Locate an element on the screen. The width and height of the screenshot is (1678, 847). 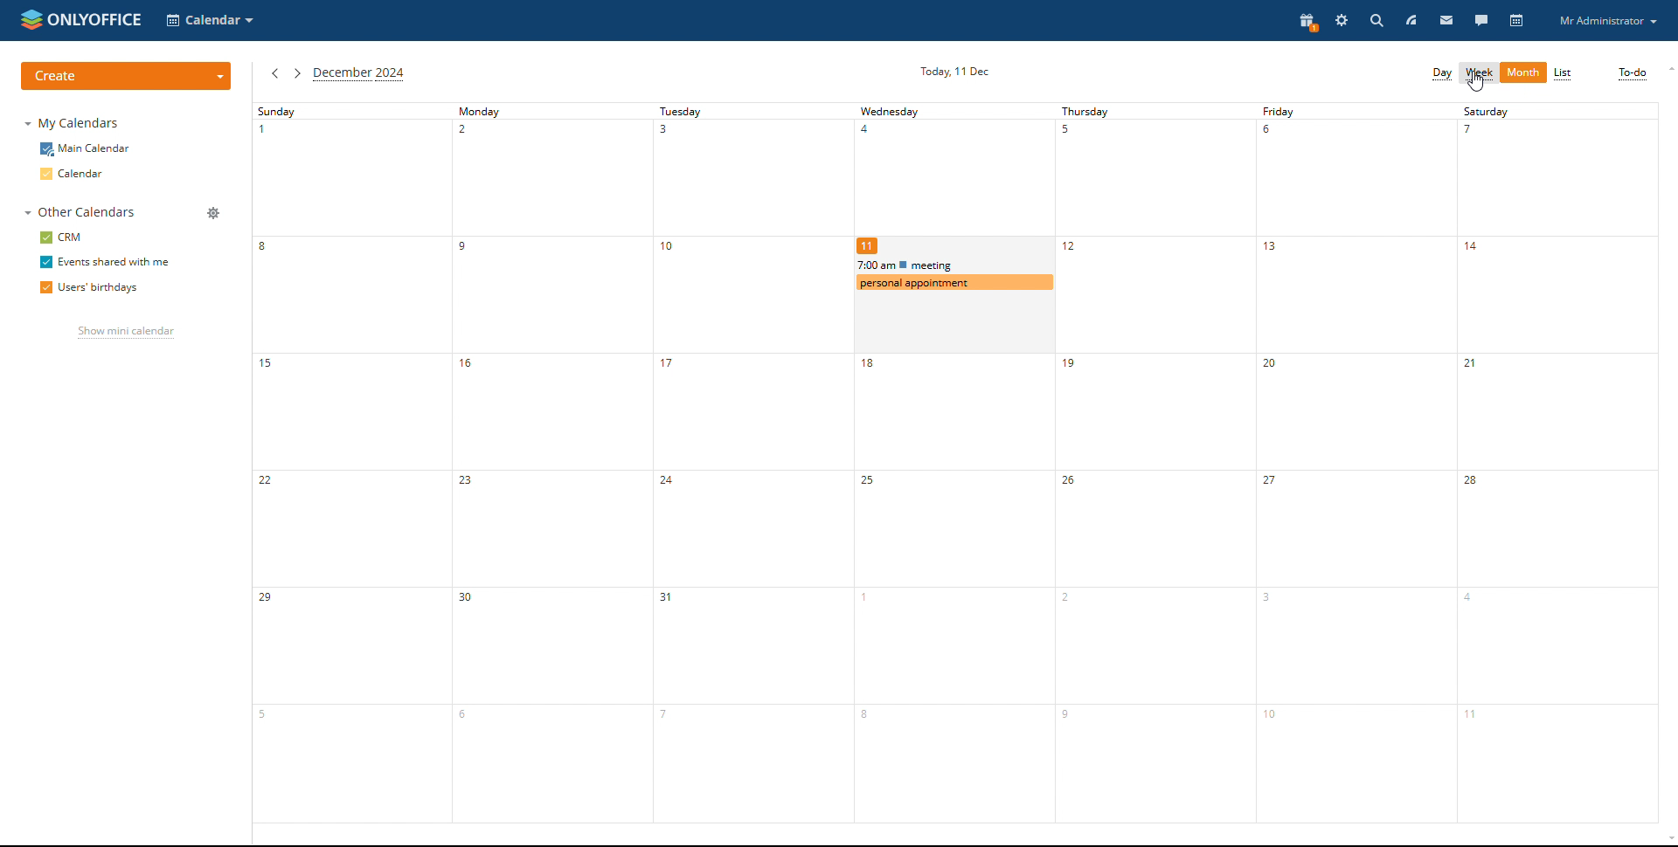
to-do is located at coordinates (1633, 74).